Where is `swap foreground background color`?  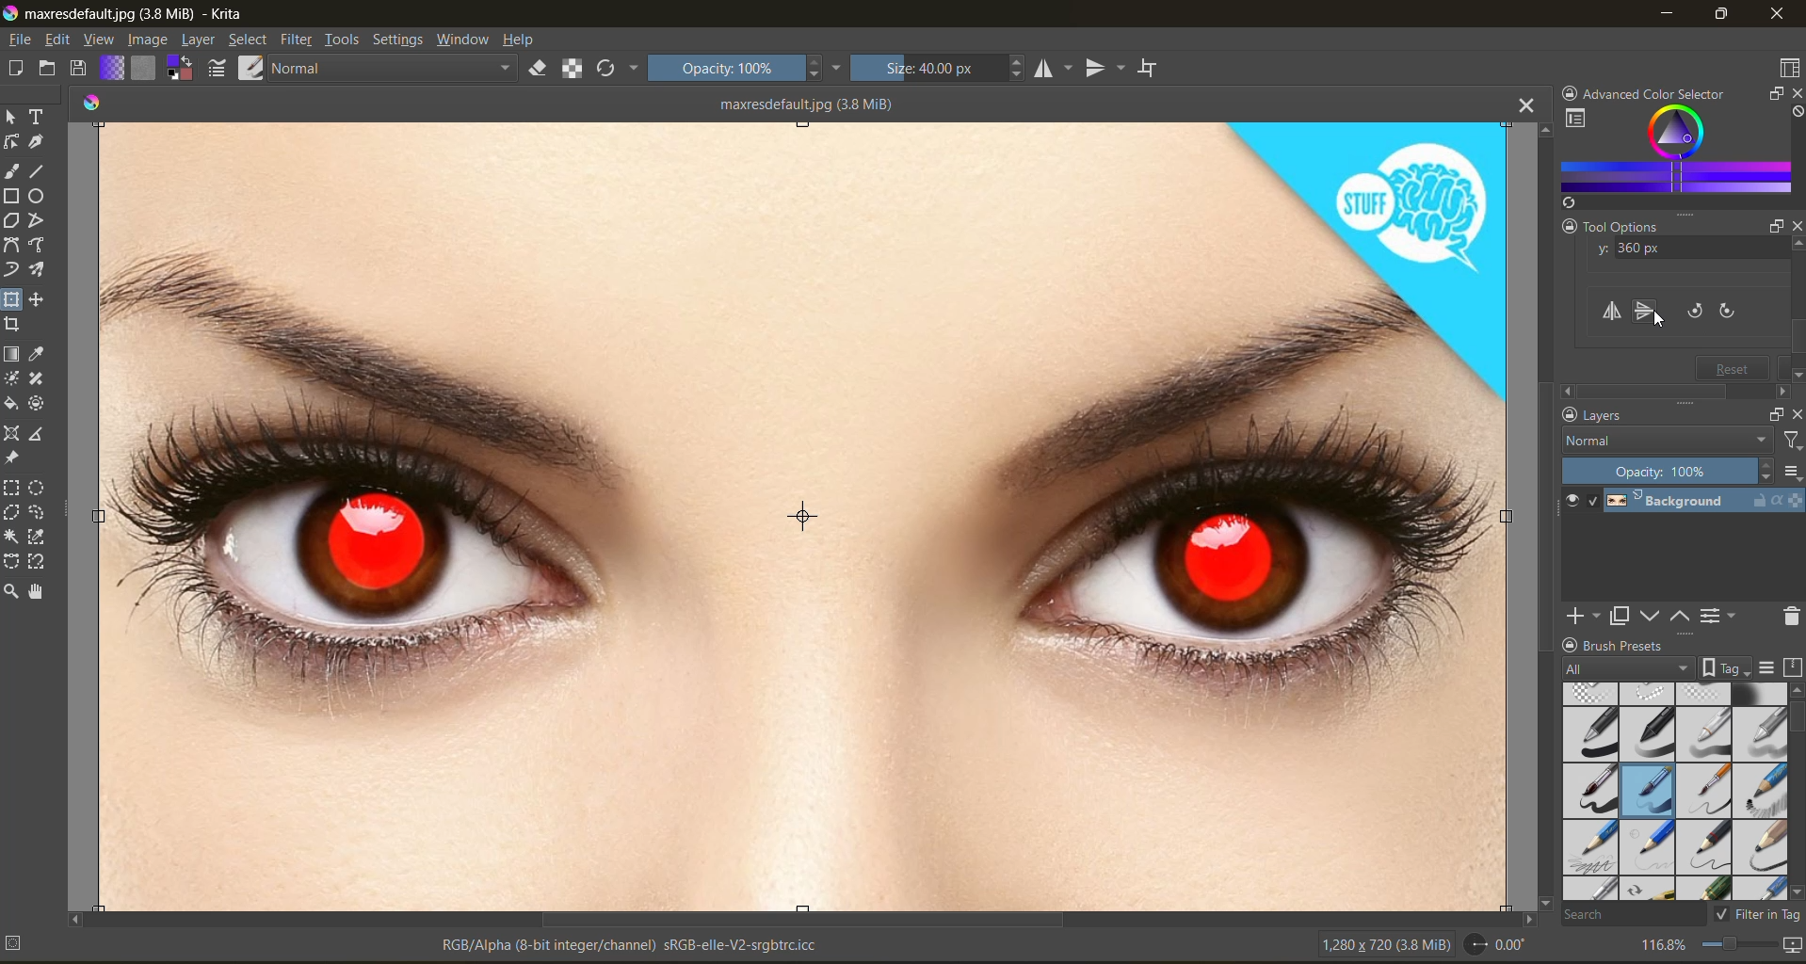 swap foreground background color is located at coordinates (180, 68).